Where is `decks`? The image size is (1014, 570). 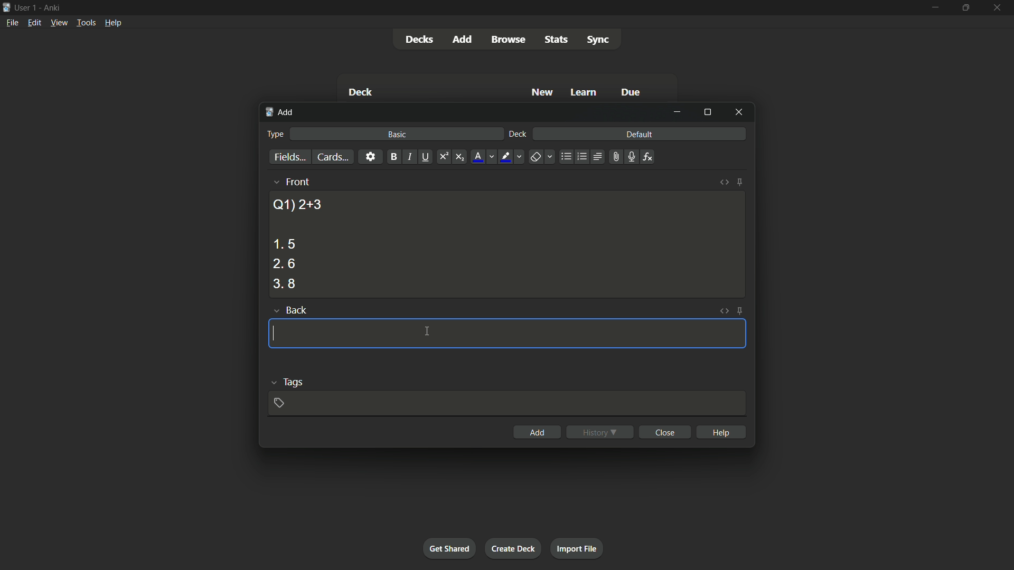
decks is located at coordinates (419, 40).